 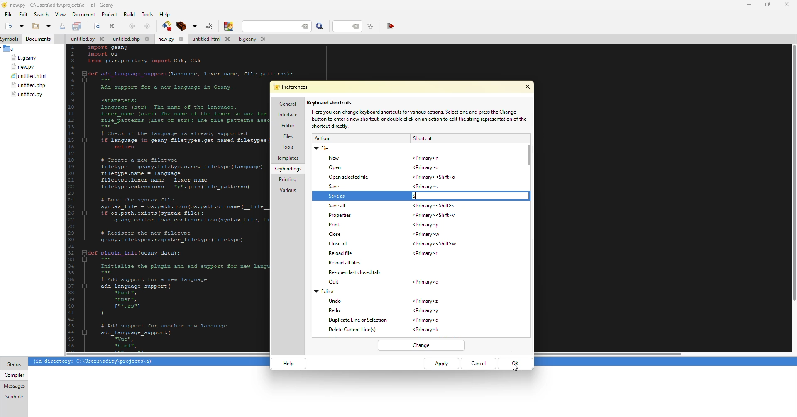 What do you see at coordinates (529, 151) in the screenshot?
I see `scroll bar` at bounding box center [529, 151].